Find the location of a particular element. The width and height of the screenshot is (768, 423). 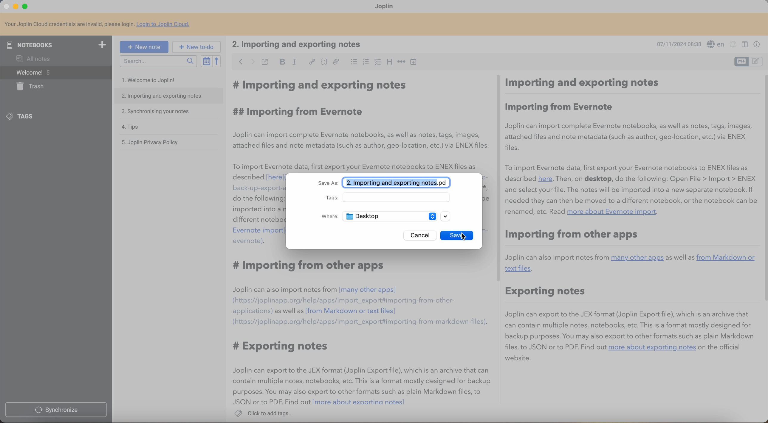

new note is located at coordinates (144, 46).